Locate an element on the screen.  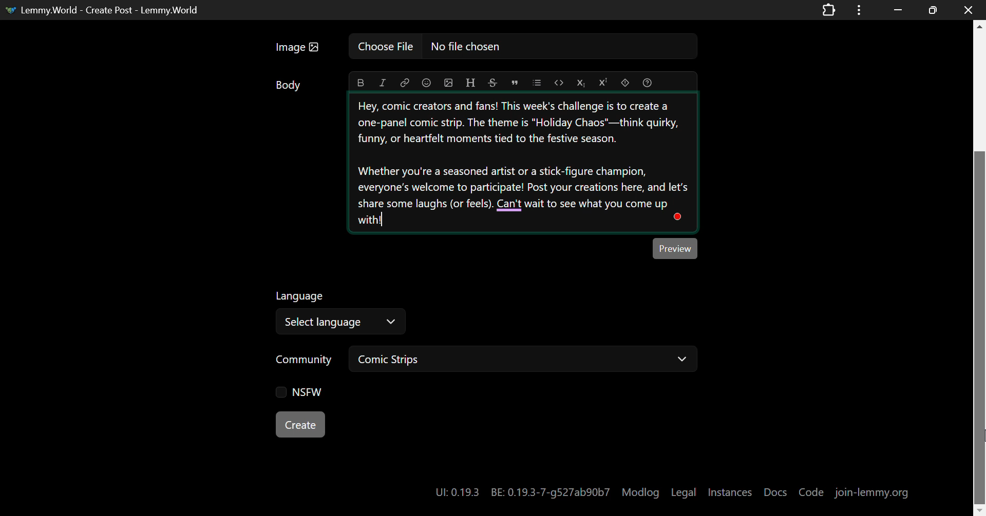
spoiler is located at coordinates (628, 83).